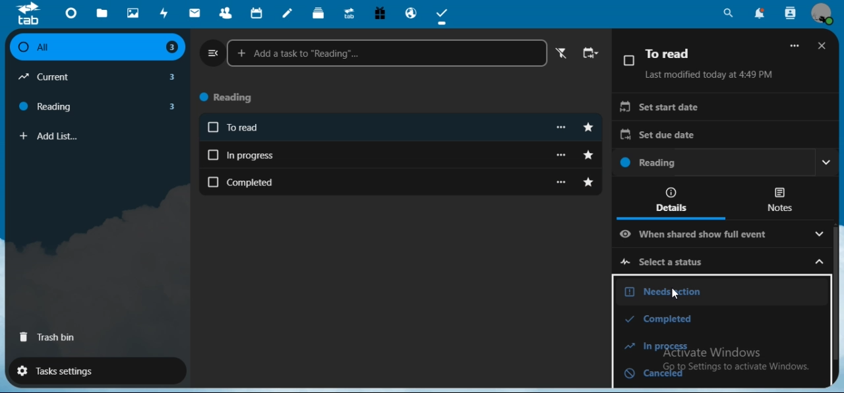 The image size is (844, 393). What do you see at coordinates (559, 53) in the screenshot?
I see `active filter` at bounding box center [559, 53].